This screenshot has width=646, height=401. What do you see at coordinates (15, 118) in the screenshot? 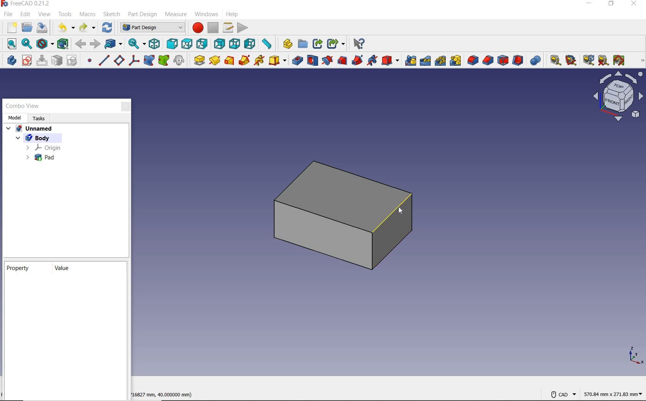
I see `model` at bounding box center [15, 118].